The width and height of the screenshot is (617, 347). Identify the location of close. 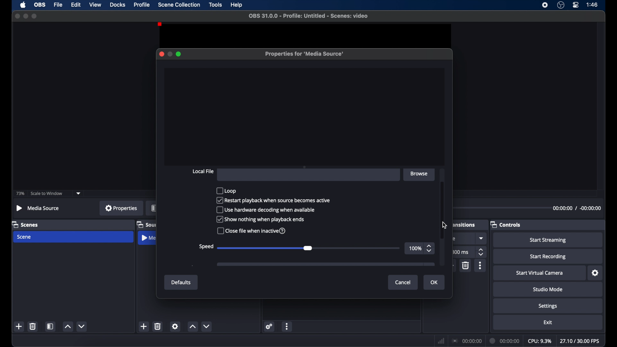
(17, 16).